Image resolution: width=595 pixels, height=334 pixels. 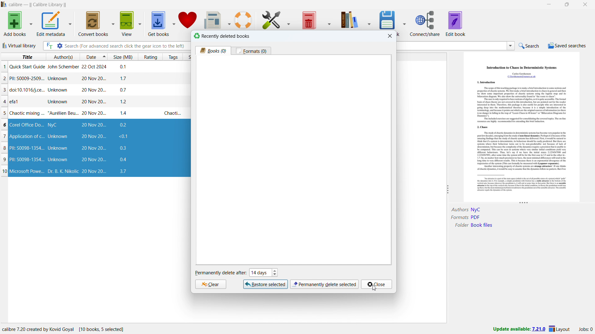 I want to click on layout, so click(x=560, y=329).